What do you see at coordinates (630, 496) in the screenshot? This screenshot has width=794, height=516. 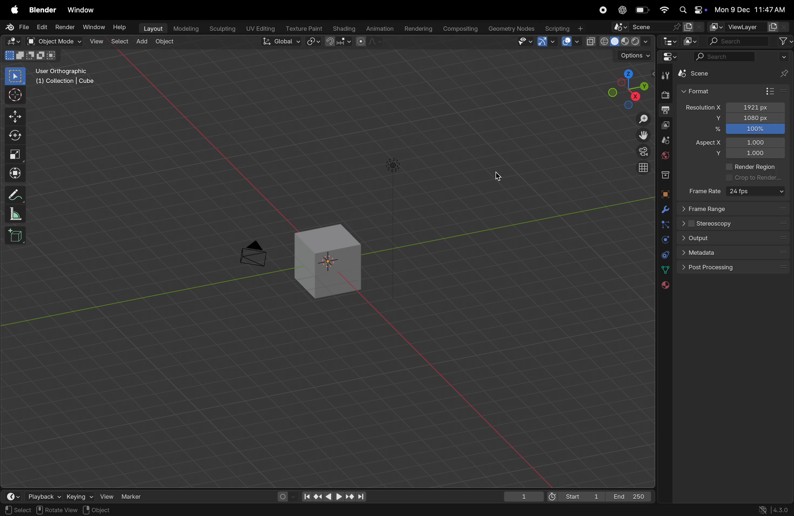 I see `End 250` at bounding box center [630, 496].